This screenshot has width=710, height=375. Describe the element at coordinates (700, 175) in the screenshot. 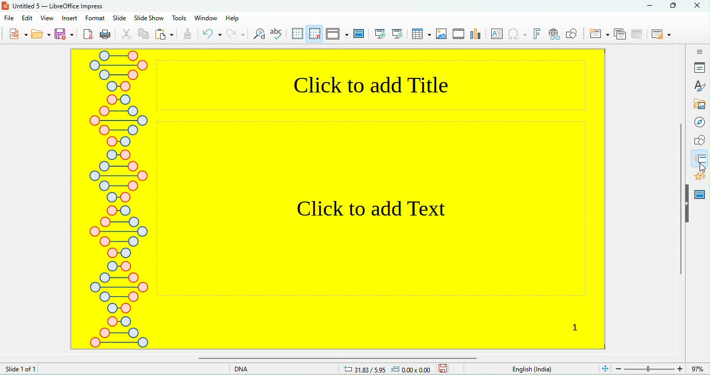

I see `annimation` at that location.